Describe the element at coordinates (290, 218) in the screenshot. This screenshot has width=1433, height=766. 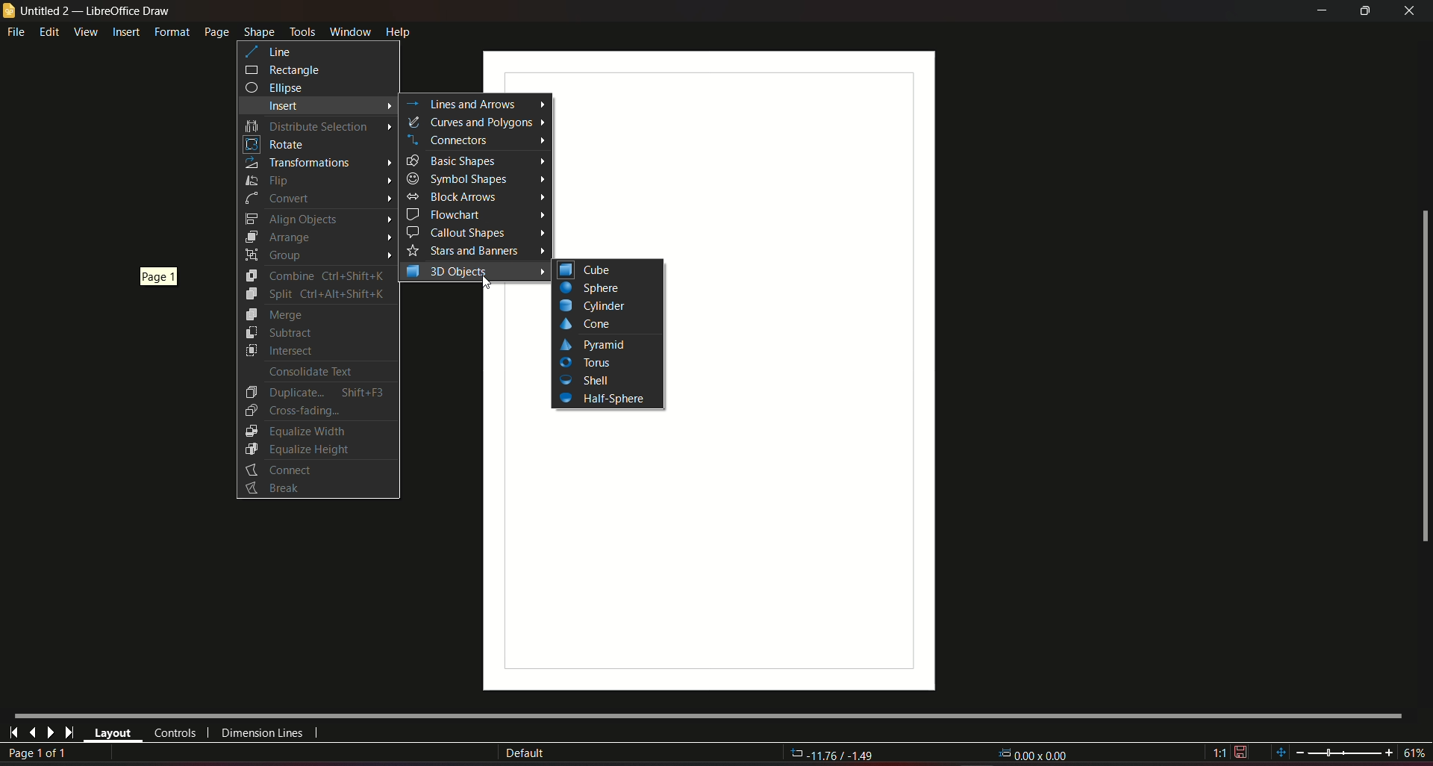
I see `Align Objects` at that location.